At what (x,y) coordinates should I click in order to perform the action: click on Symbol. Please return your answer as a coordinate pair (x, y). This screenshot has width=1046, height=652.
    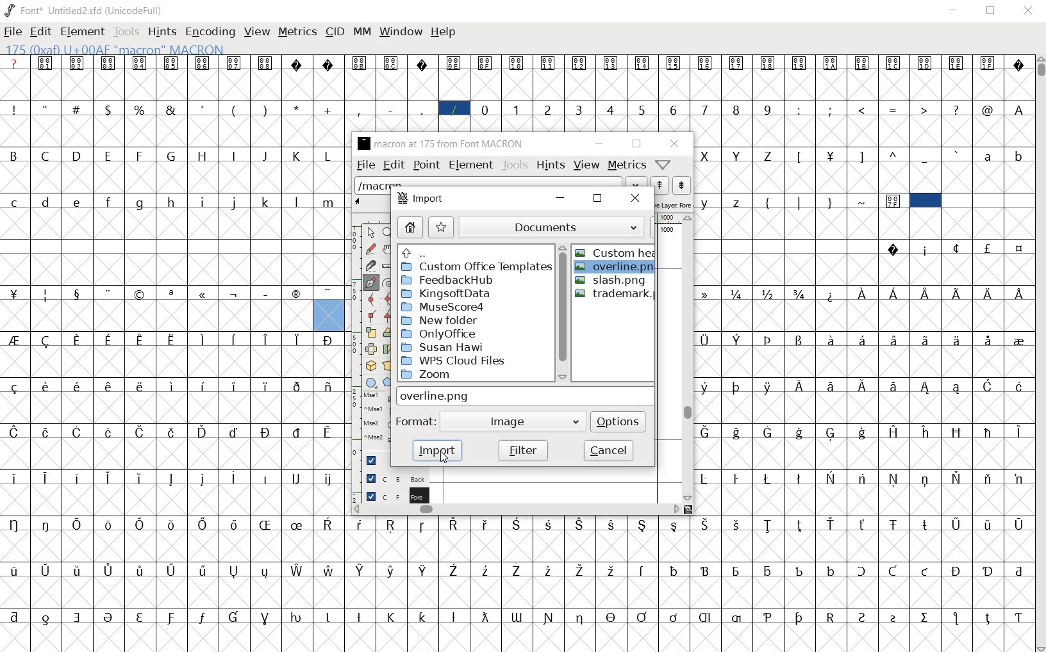
    Looking at the image, I should click on (330, 615).